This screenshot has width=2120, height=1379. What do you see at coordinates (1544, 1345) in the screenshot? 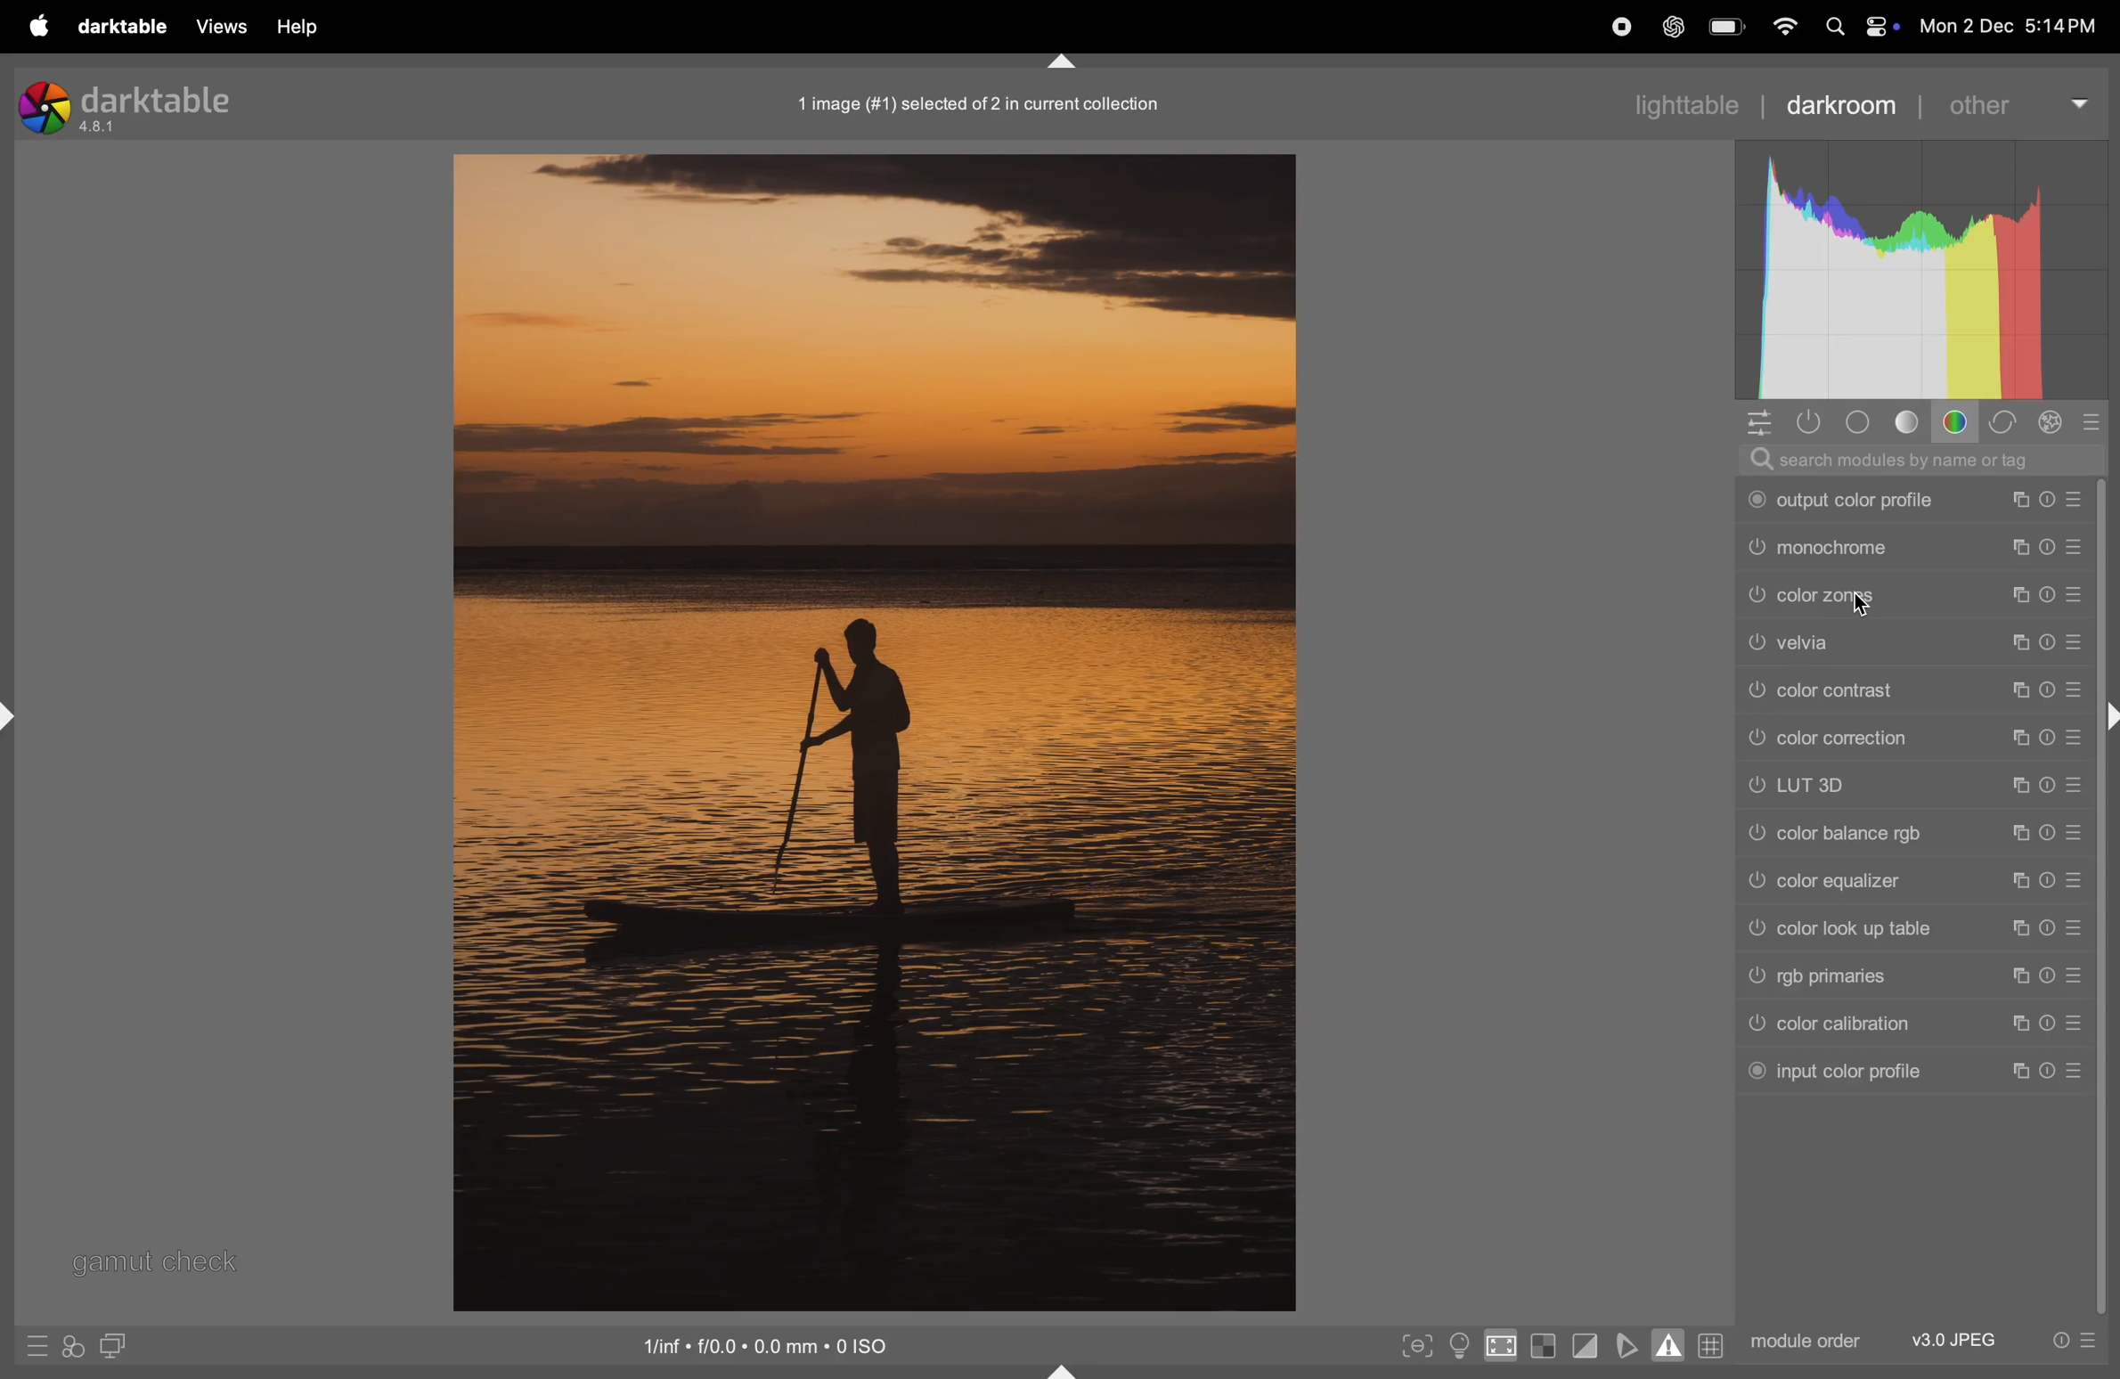
I see `toggle indication of raw exposure` at bounding box center [1544, 1345].